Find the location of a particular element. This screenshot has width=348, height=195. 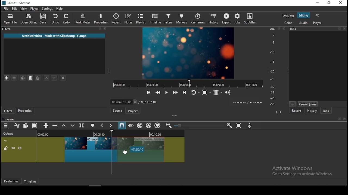

pause queue is located at coordinates (308, 104).